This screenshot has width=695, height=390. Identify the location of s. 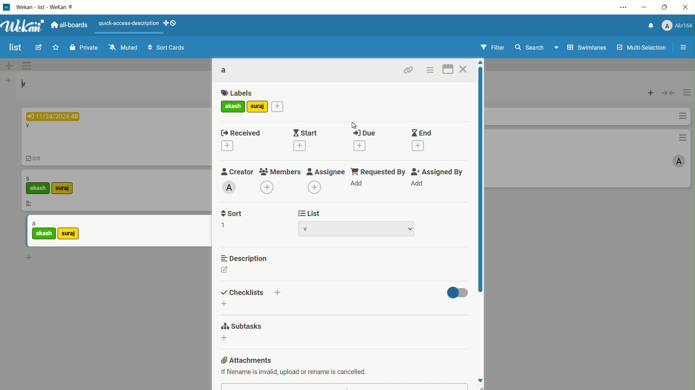
(30, 178).